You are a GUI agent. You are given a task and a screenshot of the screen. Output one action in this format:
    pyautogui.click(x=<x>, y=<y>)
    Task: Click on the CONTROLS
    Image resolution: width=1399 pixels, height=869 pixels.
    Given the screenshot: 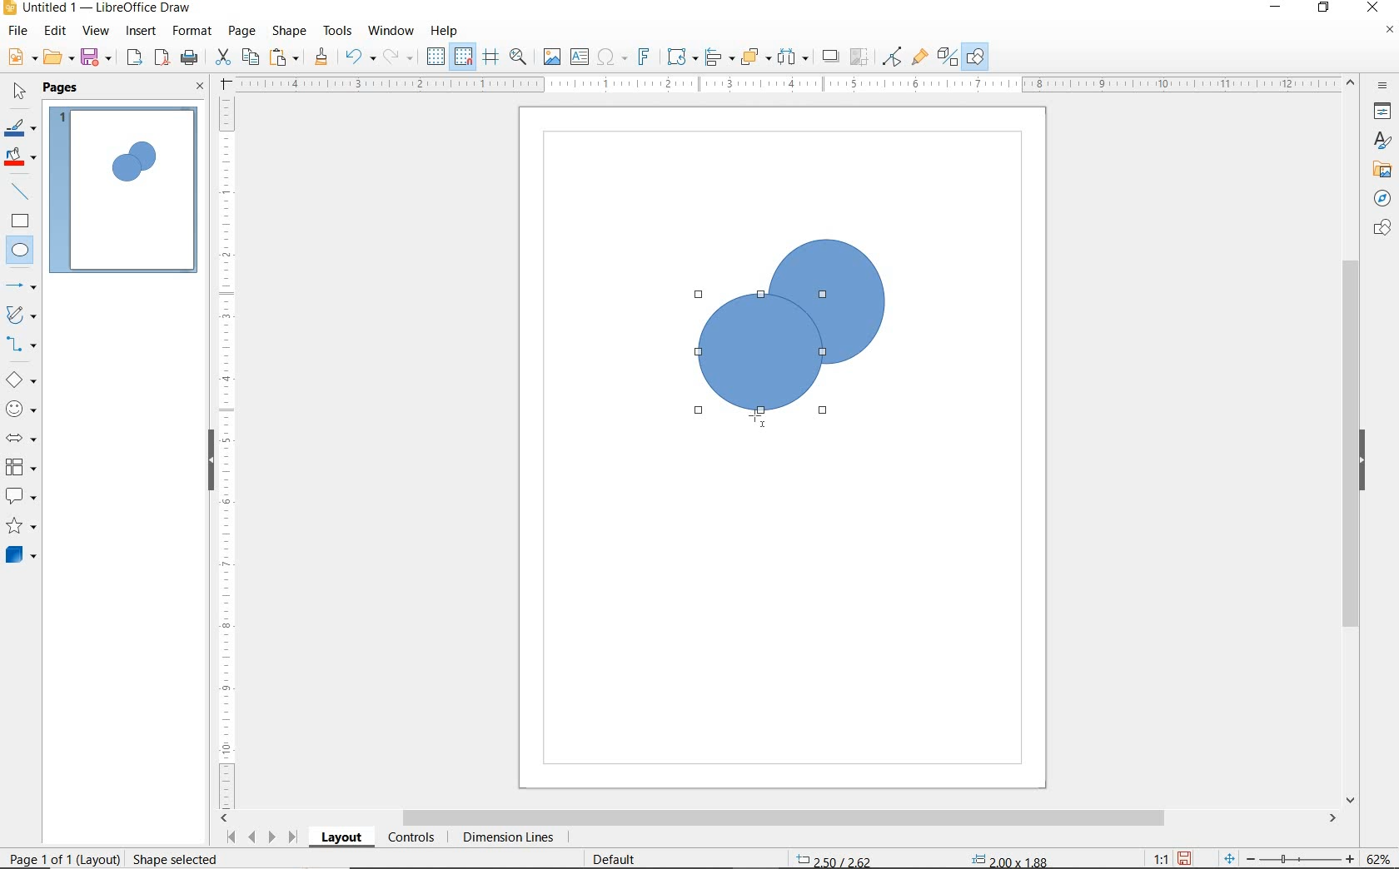 What is the action you would take?
    pyautogui.click(x=413, y=839)
    